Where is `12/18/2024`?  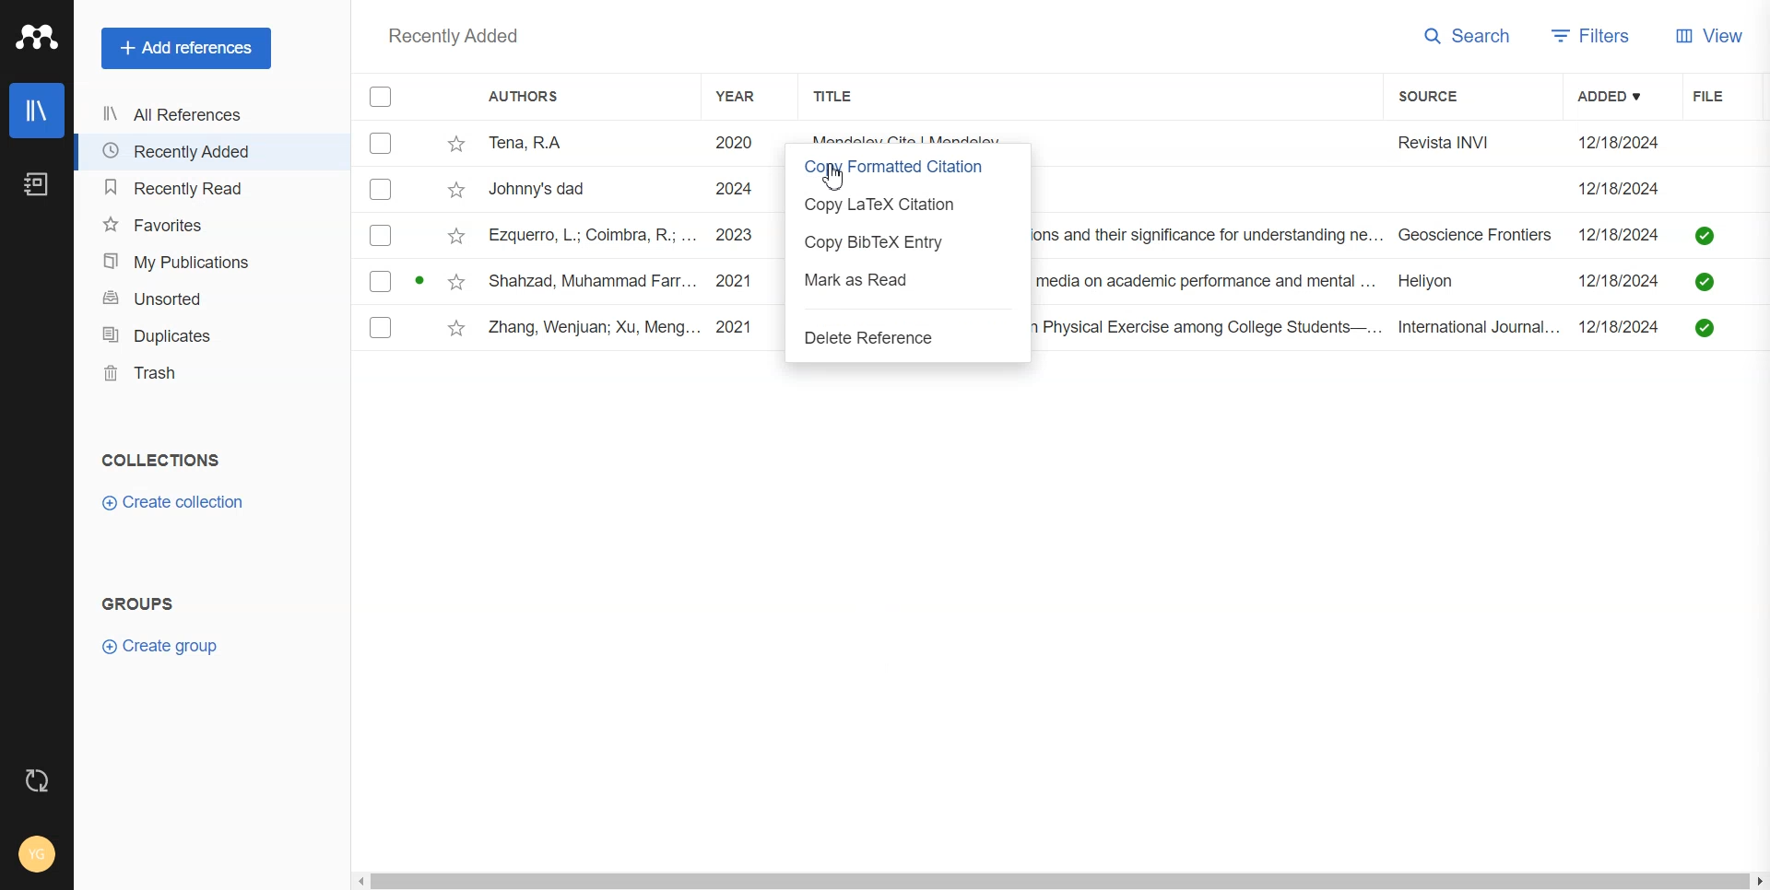
12/18/2024 is located at coordinates (1623, 327).